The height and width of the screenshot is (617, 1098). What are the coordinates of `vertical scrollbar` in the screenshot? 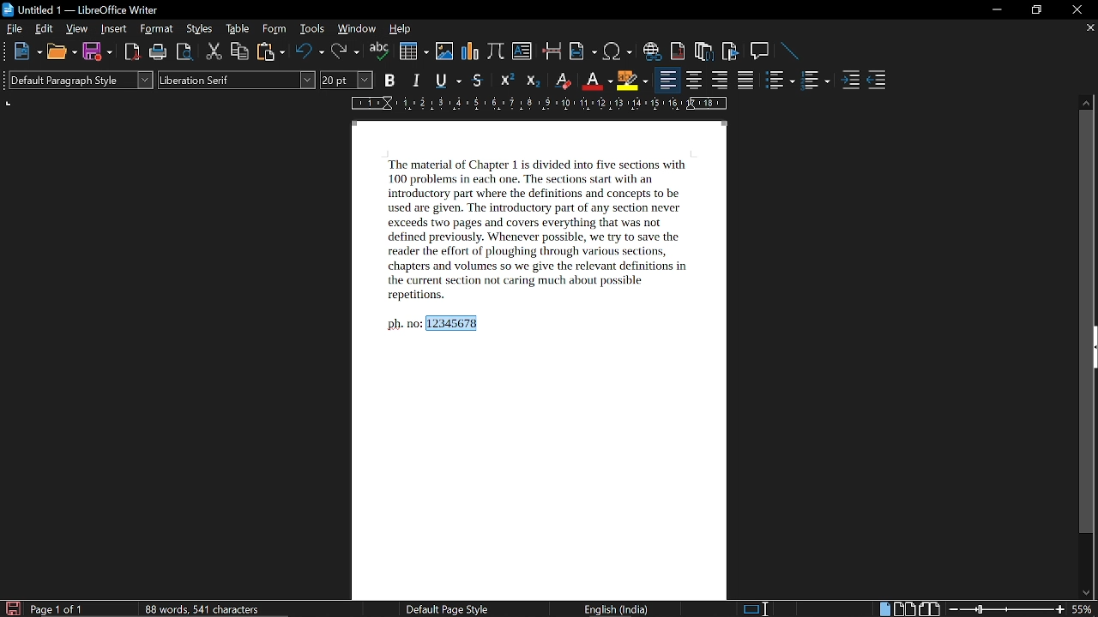 It's located at (1086, 322).